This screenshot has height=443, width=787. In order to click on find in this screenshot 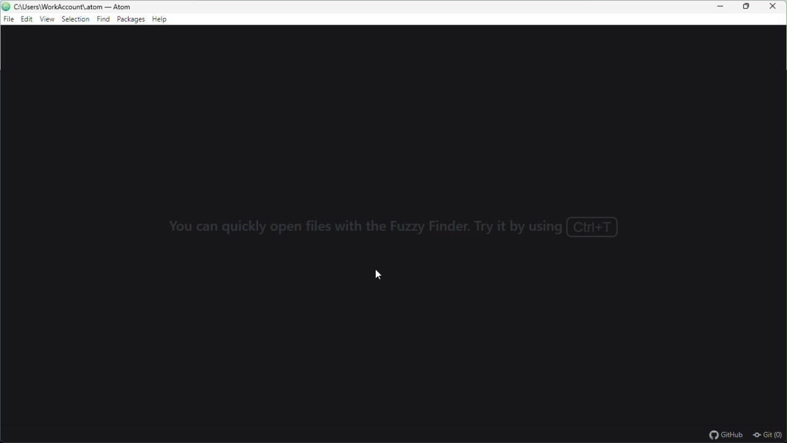, I will do `click(102, 21)`.